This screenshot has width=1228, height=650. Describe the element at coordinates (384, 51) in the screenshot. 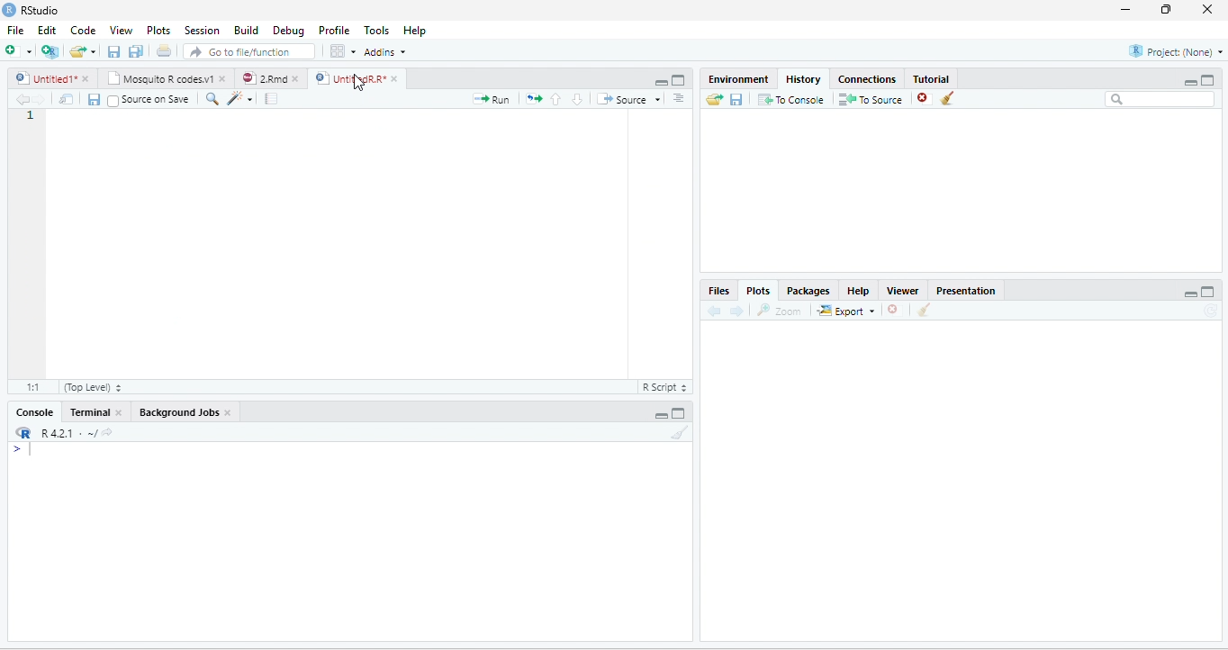

I see `Addins` at that location.